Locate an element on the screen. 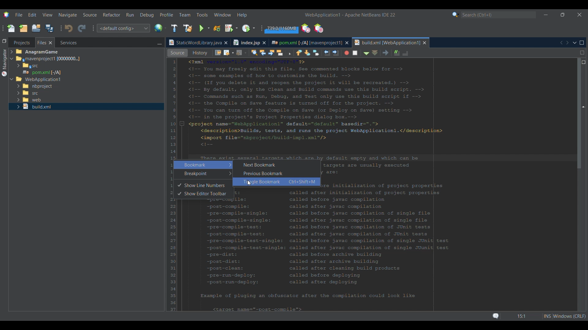 The image size is (588, 330). Cursor right clicking is located at coordinates (175, 162).